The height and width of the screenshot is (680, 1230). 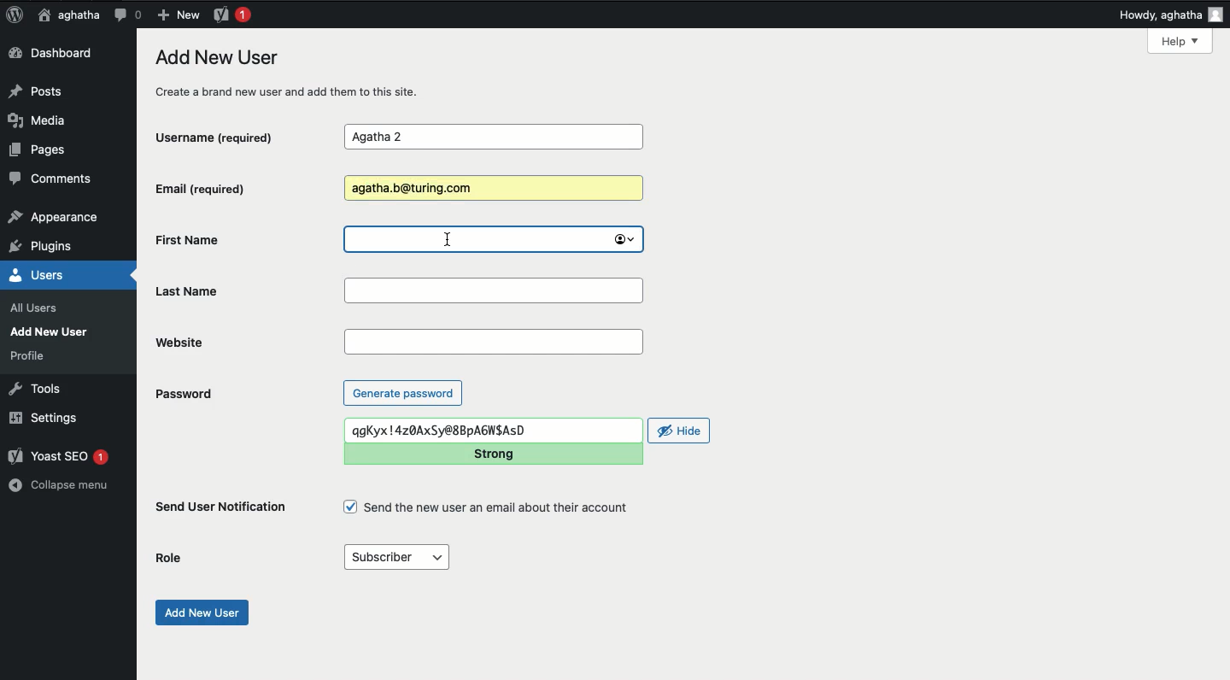 I want to click on all users, so click(x=38, y=308).